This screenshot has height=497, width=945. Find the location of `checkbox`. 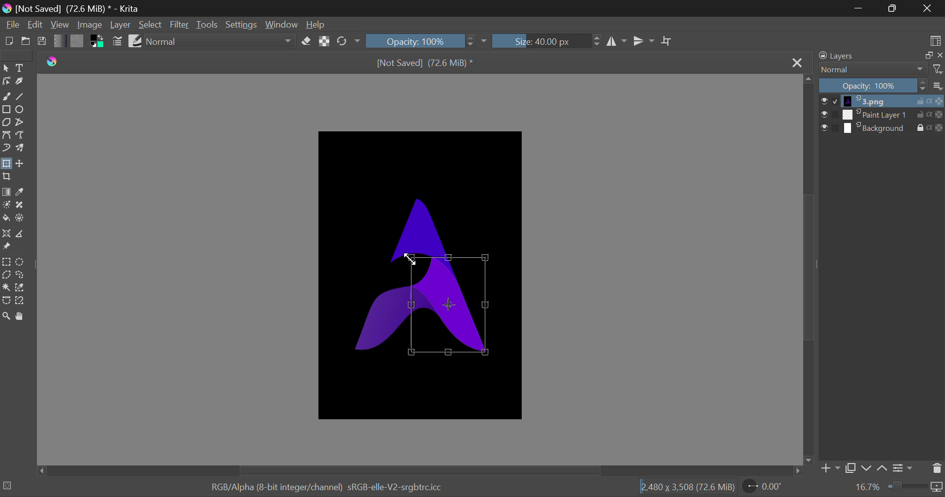

checkbox is located at coordinates (830, 101).